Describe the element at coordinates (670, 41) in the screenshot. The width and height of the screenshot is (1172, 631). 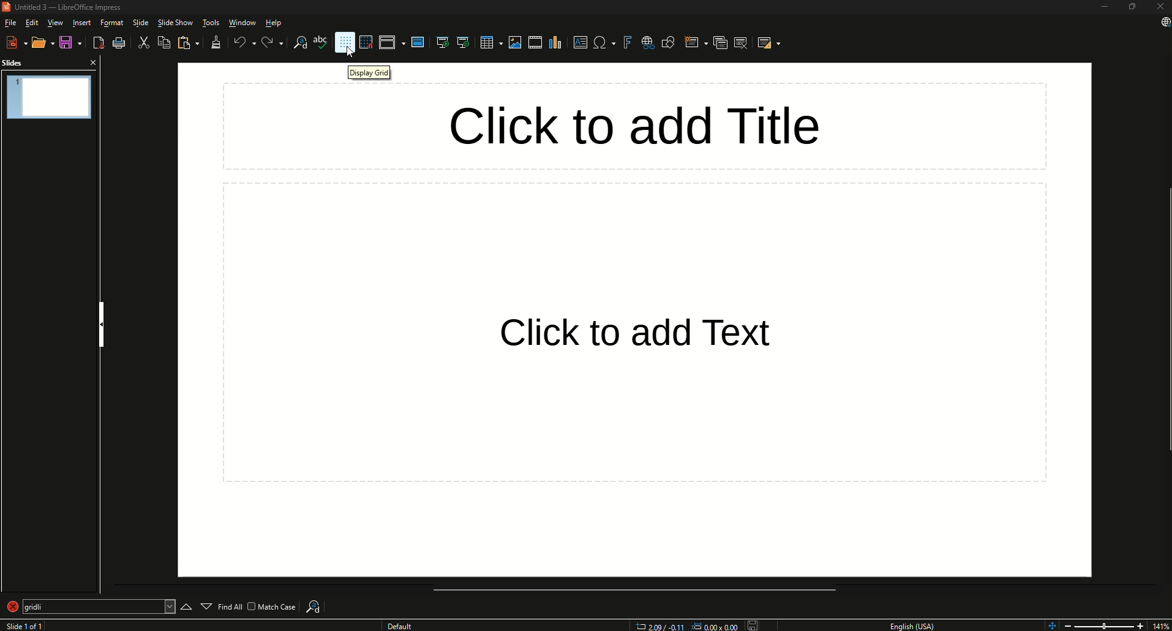
I see `Draw function` at that location.